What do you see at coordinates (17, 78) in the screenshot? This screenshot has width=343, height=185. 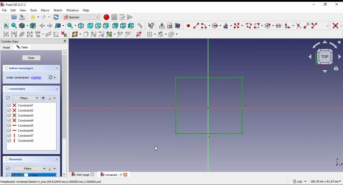 I see `‘Under constrained:` at bounding box center [17, 78].